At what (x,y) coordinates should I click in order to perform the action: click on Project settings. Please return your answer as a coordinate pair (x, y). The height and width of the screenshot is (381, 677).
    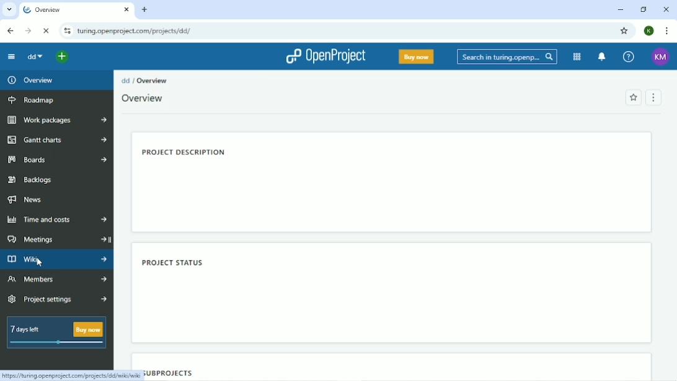
    Looking at the image, I should click on (57, 300).